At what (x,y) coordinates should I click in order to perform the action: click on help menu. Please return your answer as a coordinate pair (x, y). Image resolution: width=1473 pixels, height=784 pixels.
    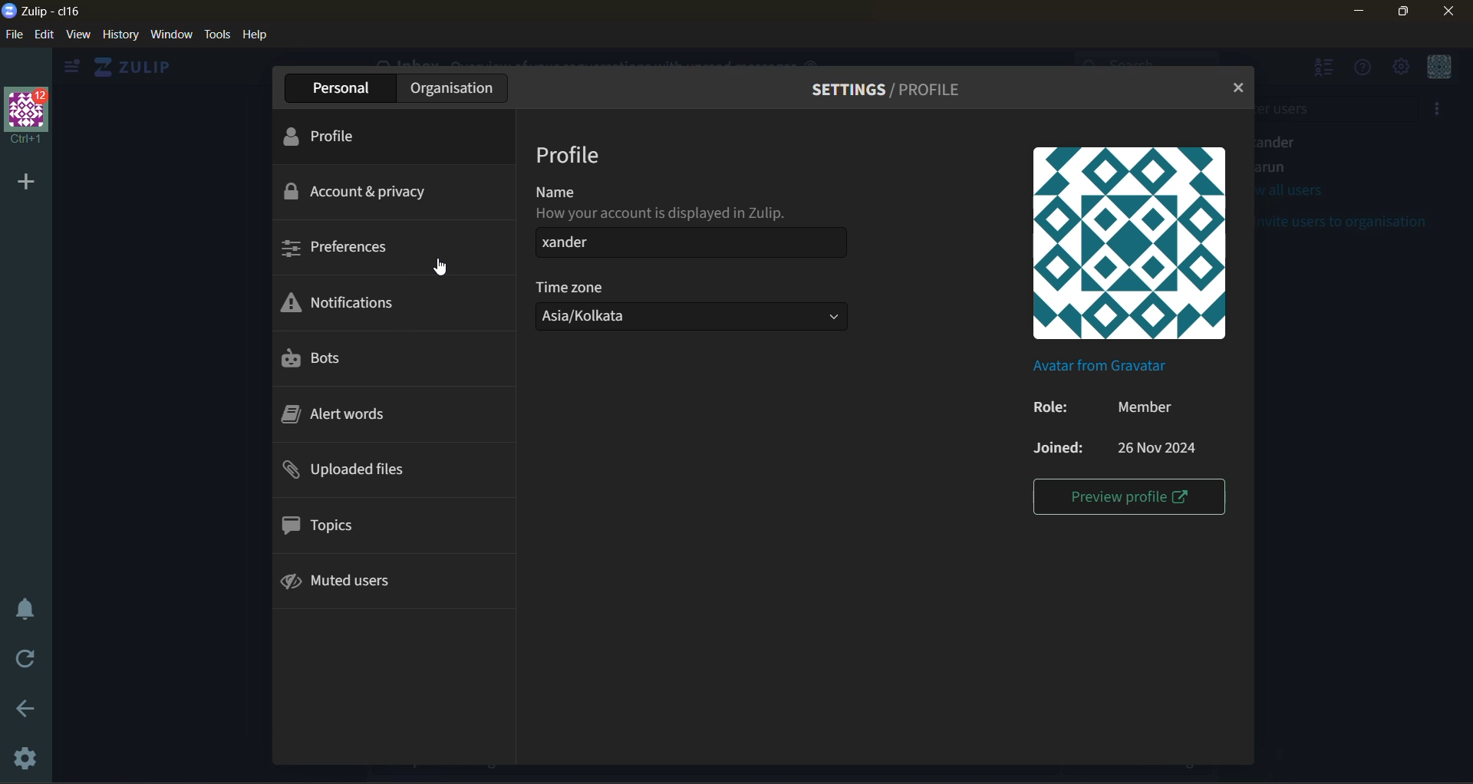
    Looking at the image, I should click on (1366, 74).